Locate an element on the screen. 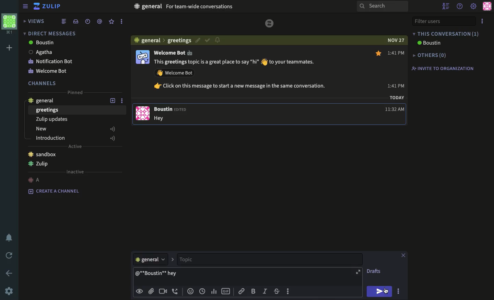 This screenshot has width=494, height=300. bold is located at coordinates (254, 291).